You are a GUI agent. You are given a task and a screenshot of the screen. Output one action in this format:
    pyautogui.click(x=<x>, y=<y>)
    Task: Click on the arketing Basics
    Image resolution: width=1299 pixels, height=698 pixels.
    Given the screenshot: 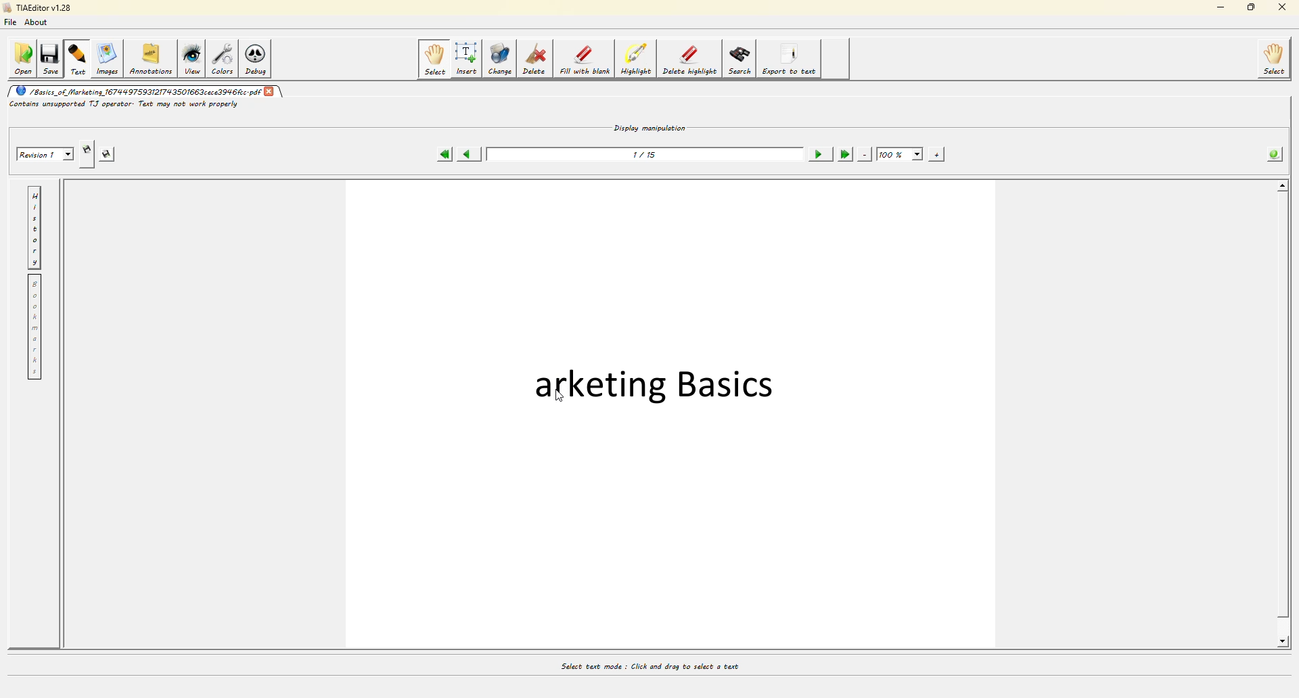 What is the action you would take?
    pyautogui.click(x=652, y=381)
    